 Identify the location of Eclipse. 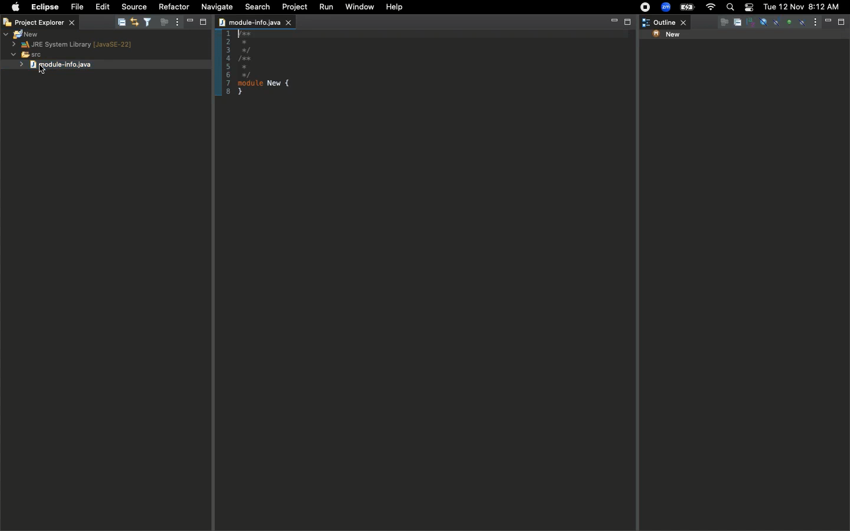
(45, 8).